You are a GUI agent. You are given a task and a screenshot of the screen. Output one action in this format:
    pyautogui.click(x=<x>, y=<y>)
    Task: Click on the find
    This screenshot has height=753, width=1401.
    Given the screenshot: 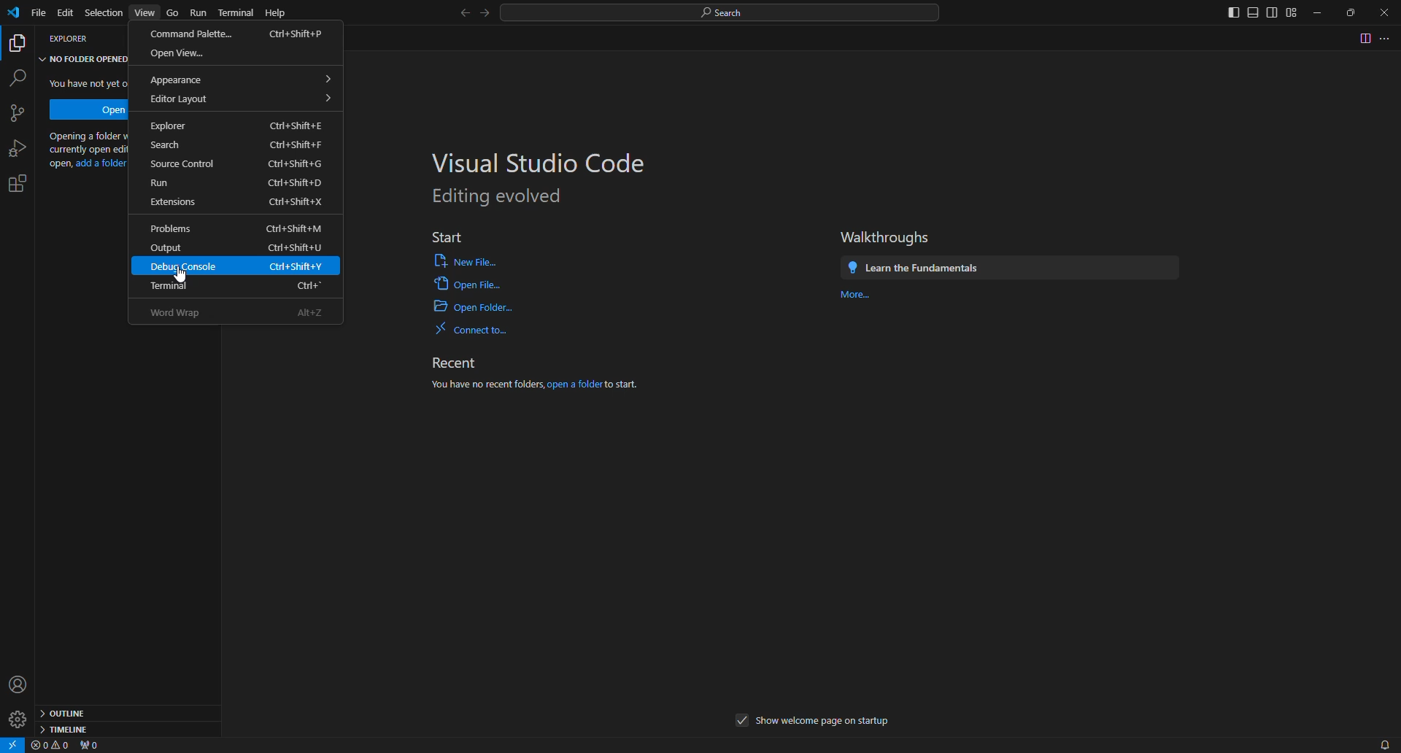 What is the action you would take?
    pyautogui.click(x=22, y=76)
    